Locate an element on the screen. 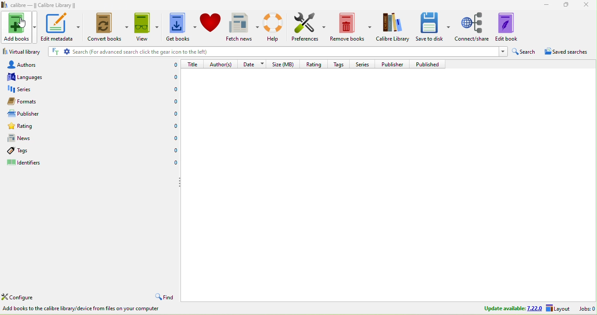 This screenshot has height=315, width=597. configure is located at coordinates (21, 297).